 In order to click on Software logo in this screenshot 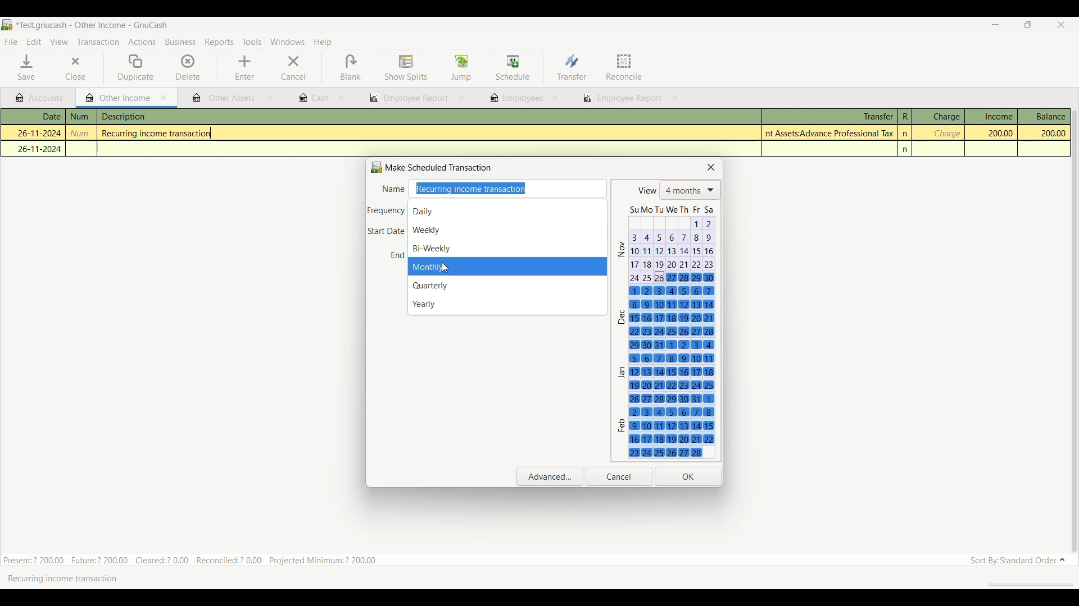, I will do `click(7, 25)`.